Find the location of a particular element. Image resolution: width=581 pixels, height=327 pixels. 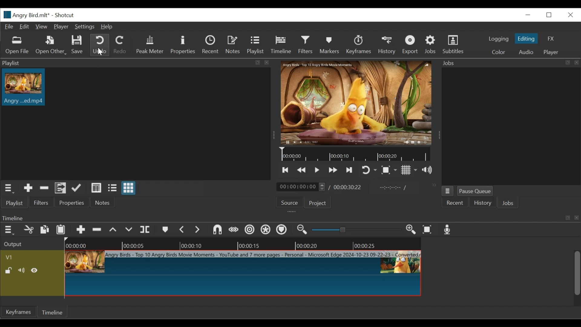

Notes is located at coordinates (104, 202).